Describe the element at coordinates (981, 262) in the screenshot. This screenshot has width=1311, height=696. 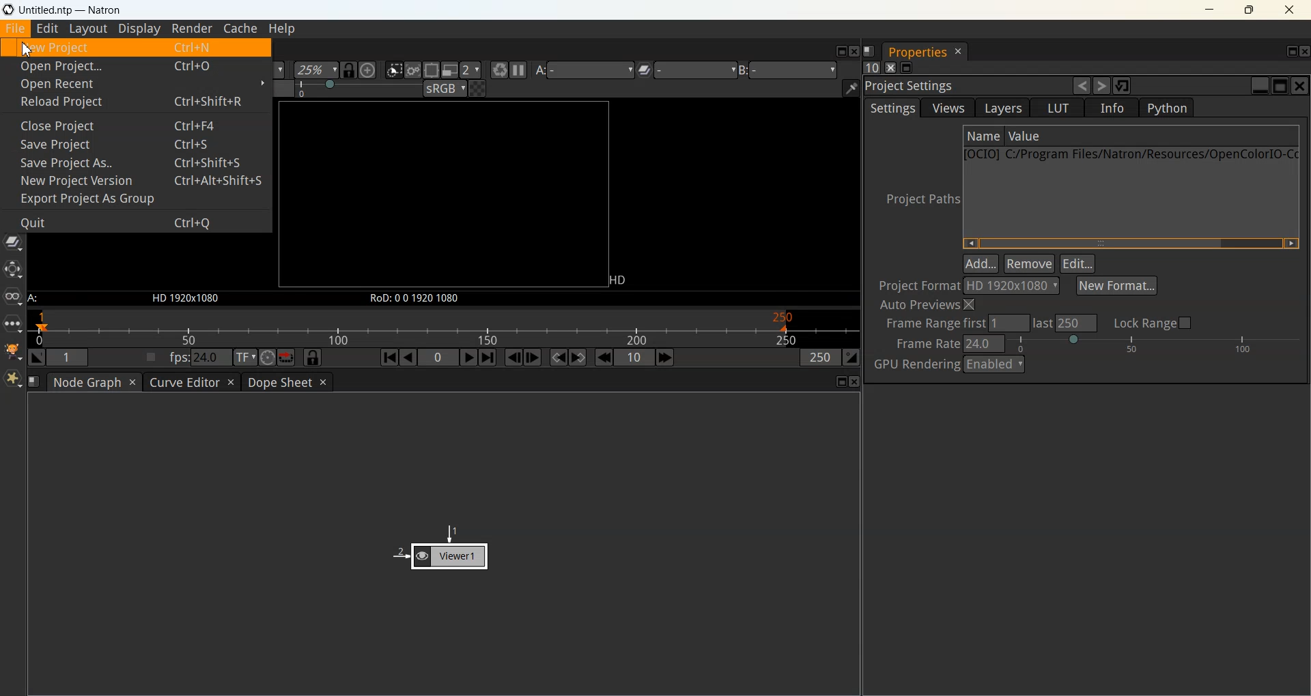
I see `Add` at that location.